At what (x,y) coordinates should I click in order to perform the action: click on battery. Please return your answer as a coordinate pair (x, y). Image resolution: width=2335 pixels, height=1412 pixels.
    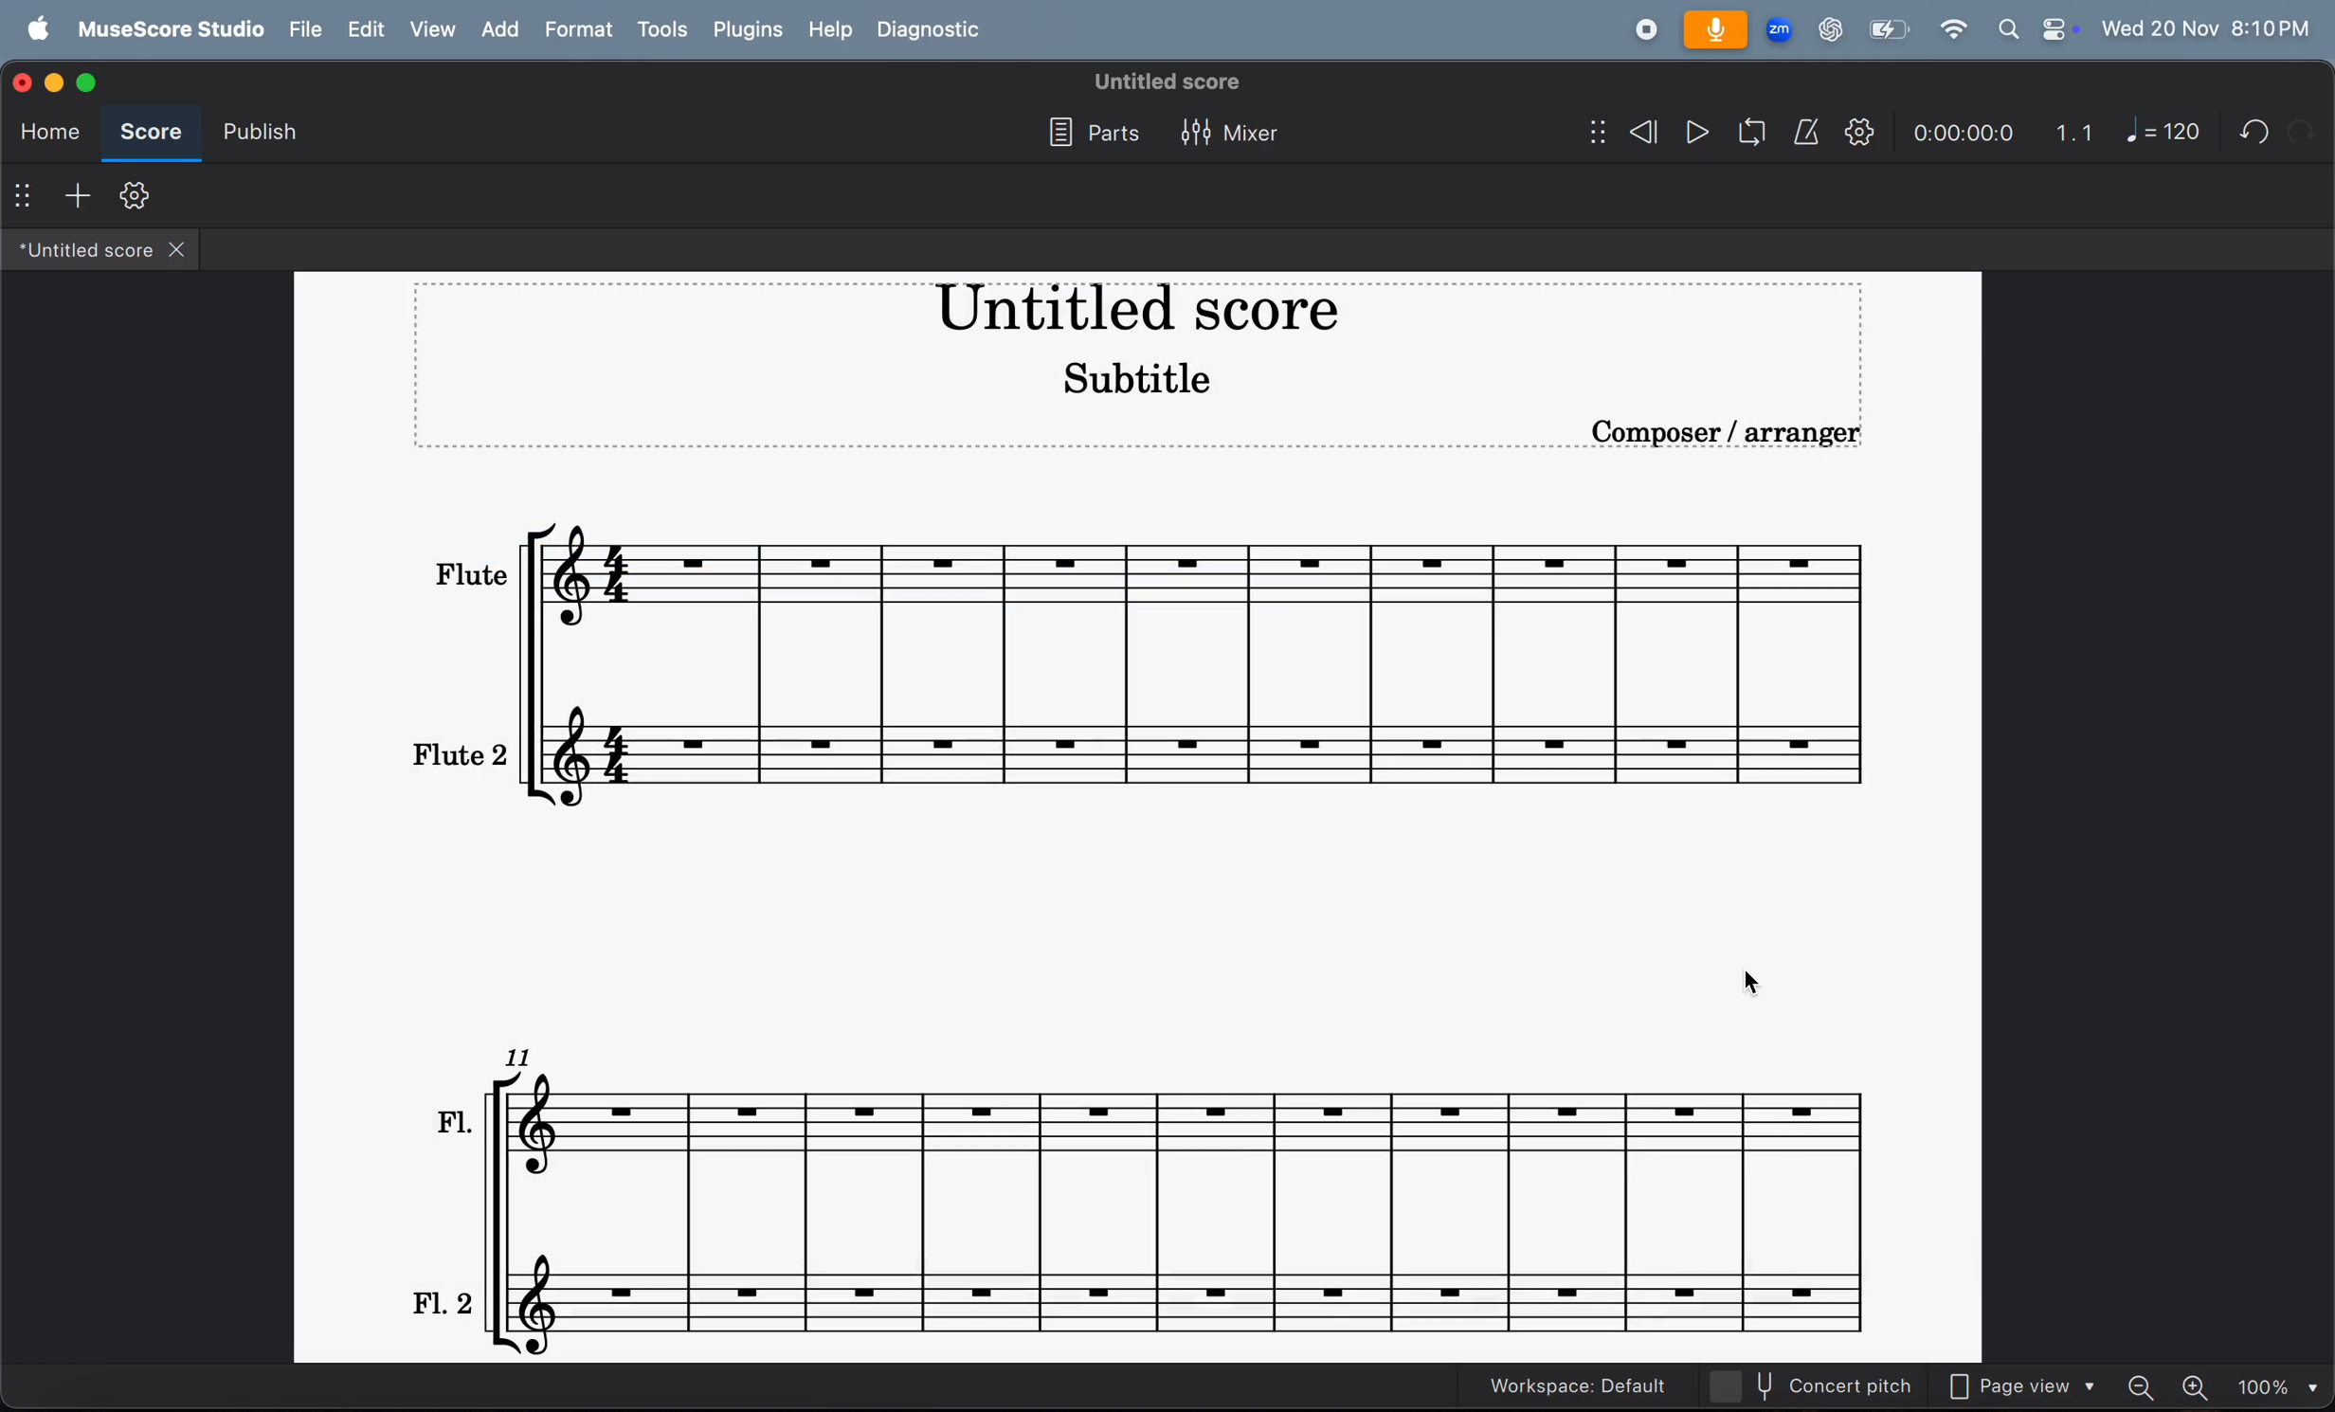
    Looking at the image, I should click on (1888, 33).